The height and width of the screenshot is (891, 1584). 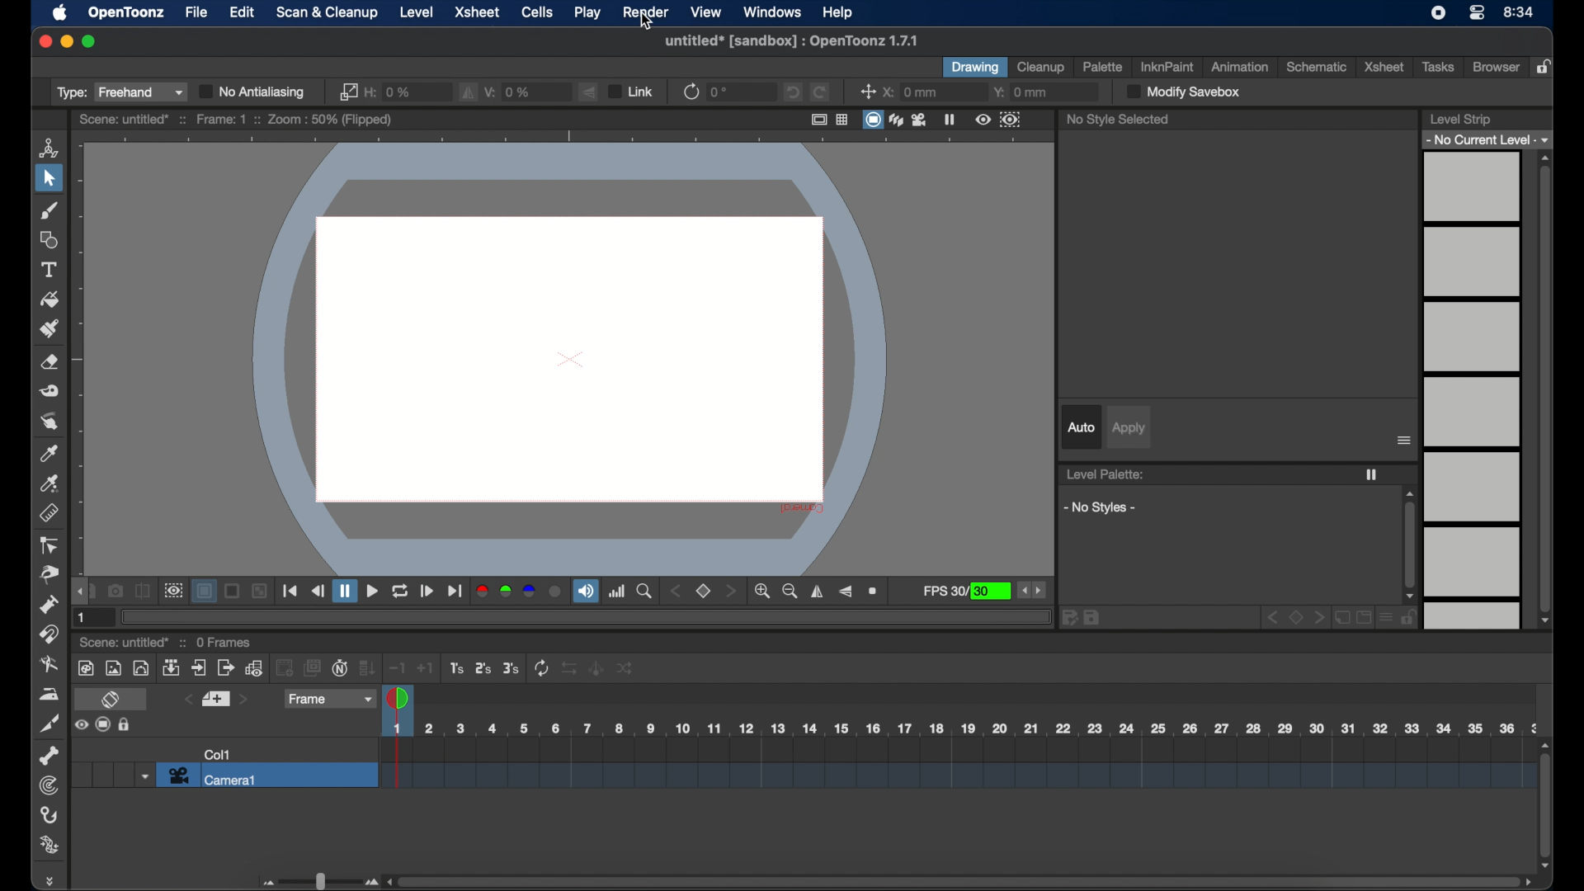 What do you see at coordinates (1101, 507) in the screenshot?
I see `no styles` at bounding box center [1101, 507].